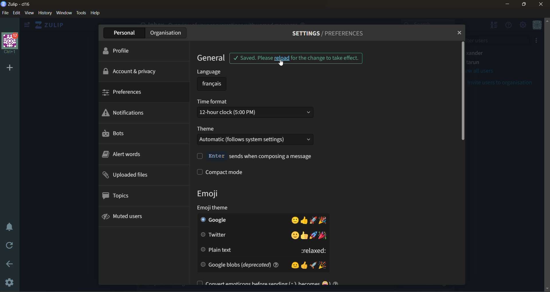 This screenshot has height=292, width=550. I want to click on reload, so click(7, 246).